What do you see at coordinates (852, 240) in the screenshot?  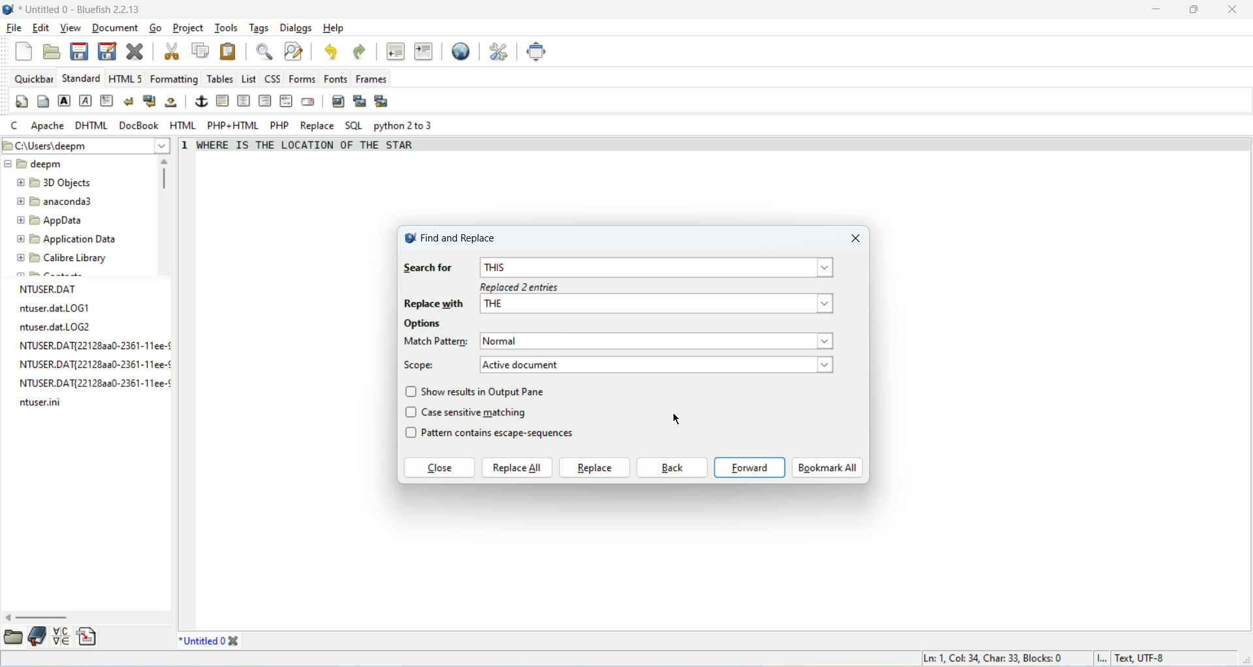 I see `close` at bounding box center [852, 240].